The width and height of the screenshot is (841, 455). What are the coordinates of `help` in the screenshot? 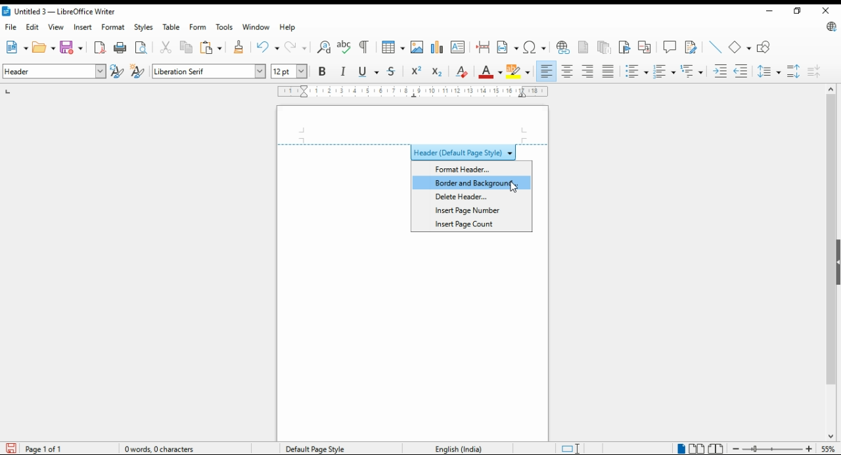 It's located at (288, 27).